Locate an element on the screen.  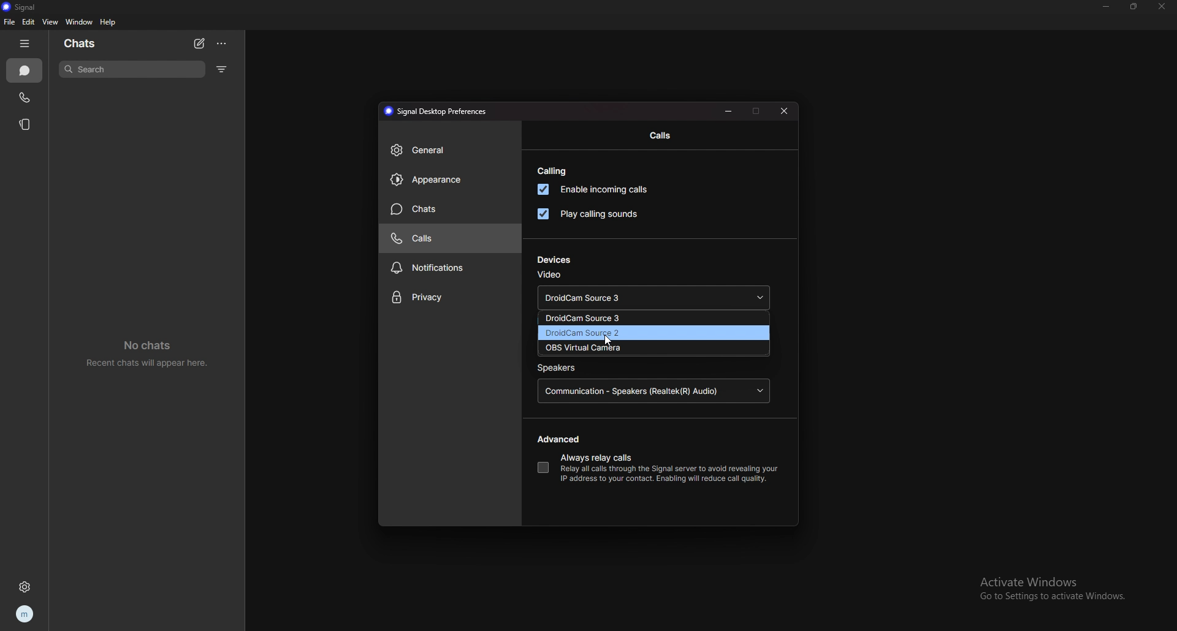
help is located at coordinates (109, 23).